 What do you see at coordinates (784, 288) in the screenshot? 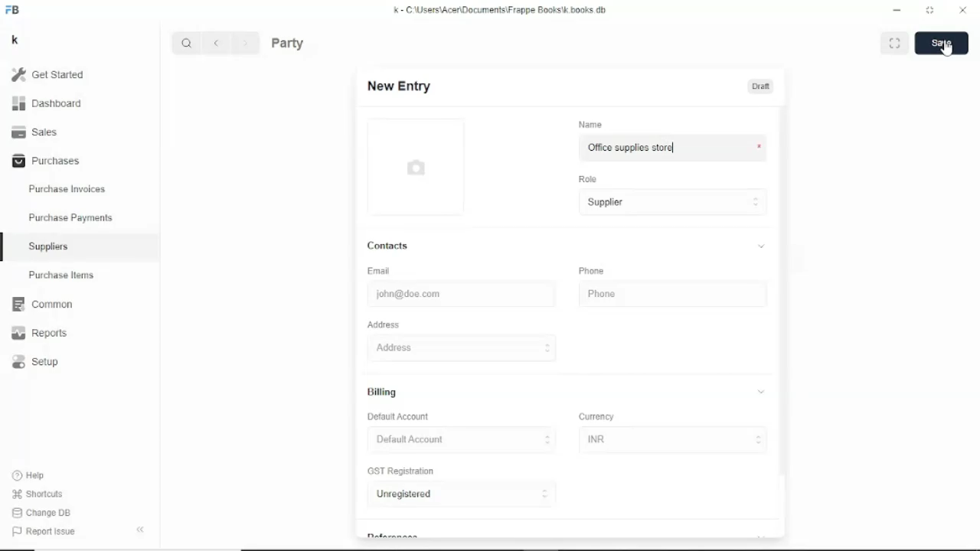
I see `Vertical scrollbar` at bounding box center [784, 288].